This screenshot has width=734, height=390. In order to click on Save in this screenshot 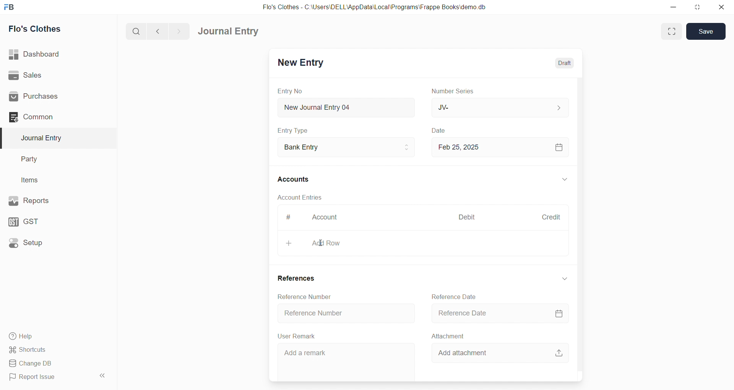, I will do `click(707, 32)`.